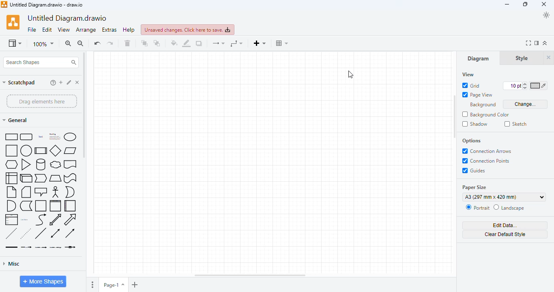 The image size is (554, 292). I want to click on logo, so click(13, 22).